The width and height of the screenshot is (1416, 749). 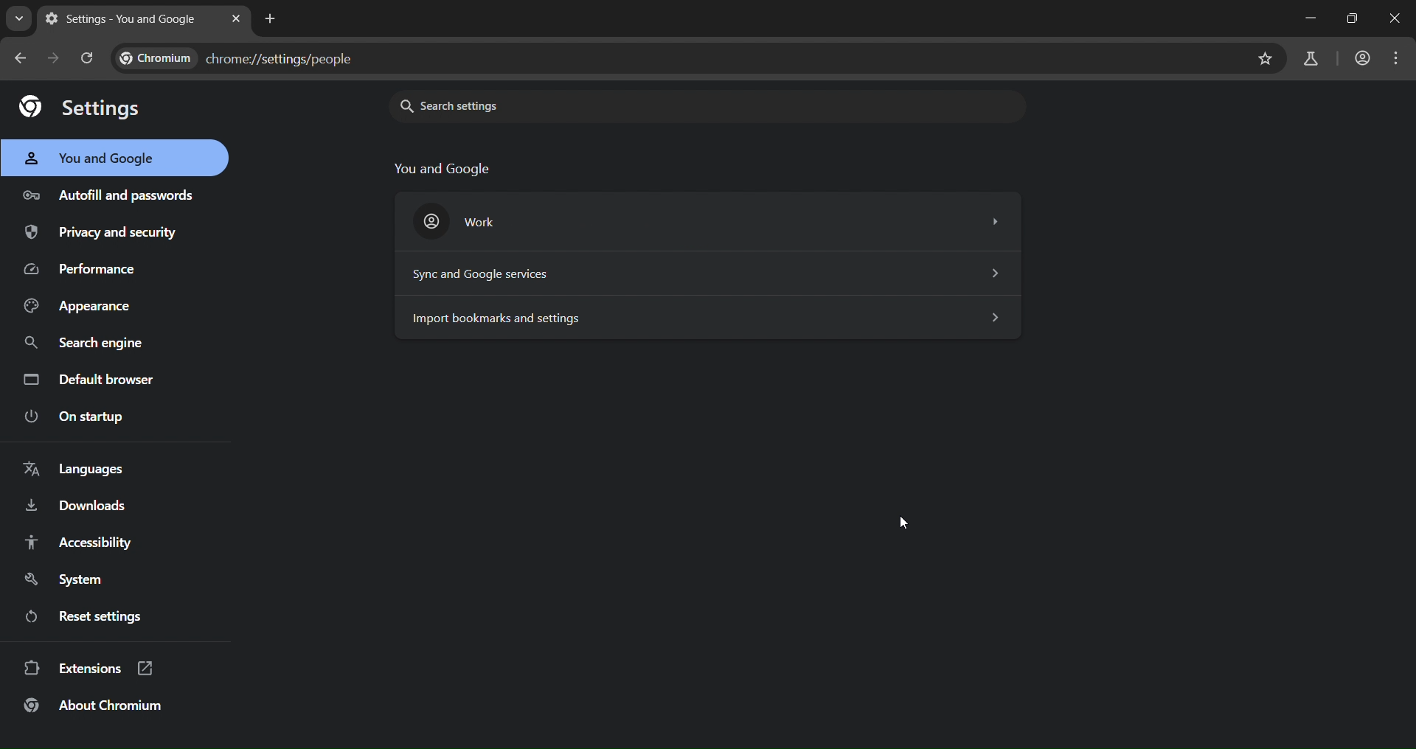 I want to click on about chroimum, so click(x=101, y=706).